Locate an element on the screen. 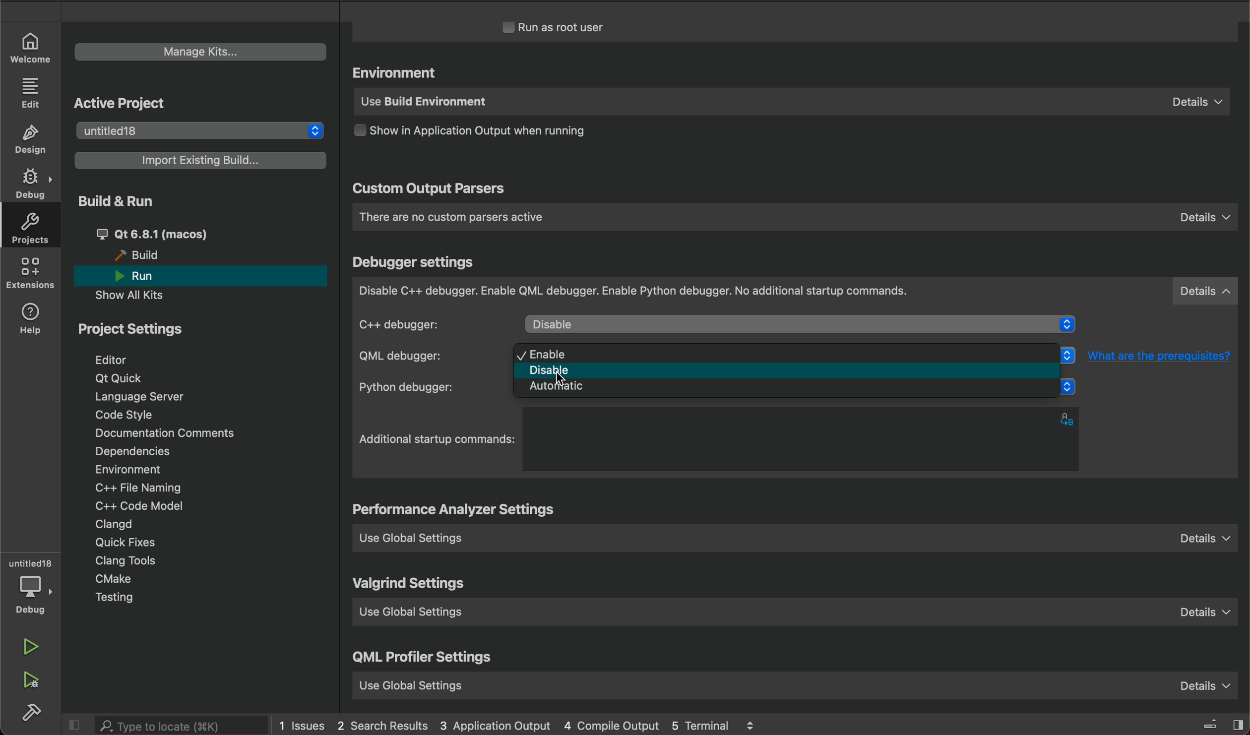  help is located at coordinates (34, 319).